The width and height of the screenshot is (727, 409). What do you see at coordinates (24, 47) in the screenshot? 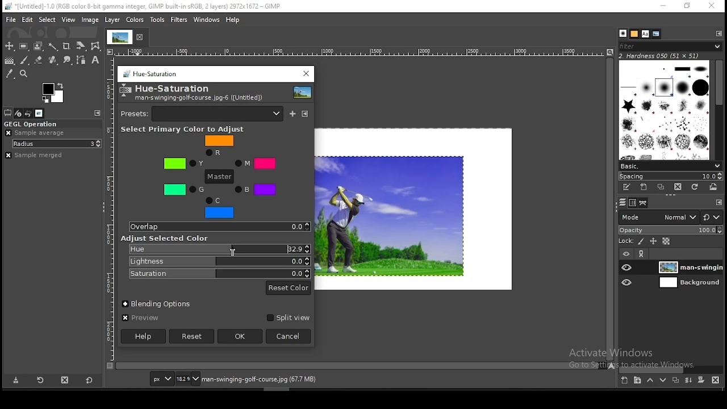
I see `rectangular selection tool` at bounding box center [24, 47].